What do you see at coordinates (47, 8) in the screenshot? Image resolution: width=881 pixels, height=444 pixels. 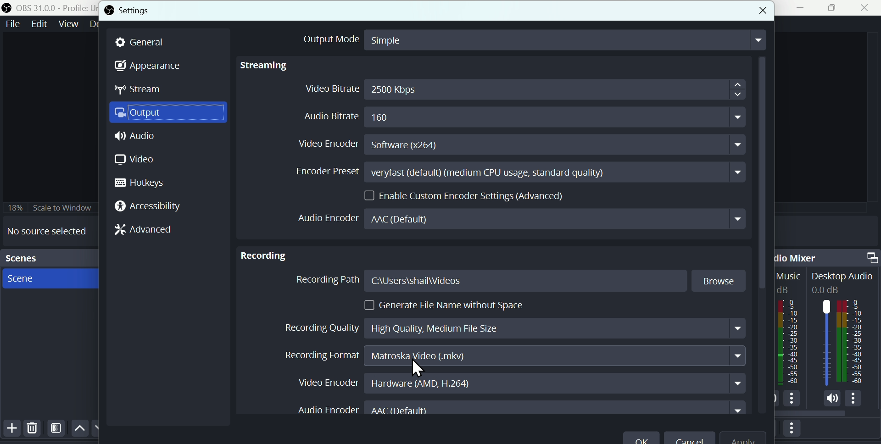 I see `OBS 31.0 .0 profile untitled scenes new scene` at bounding box center [47, 8].